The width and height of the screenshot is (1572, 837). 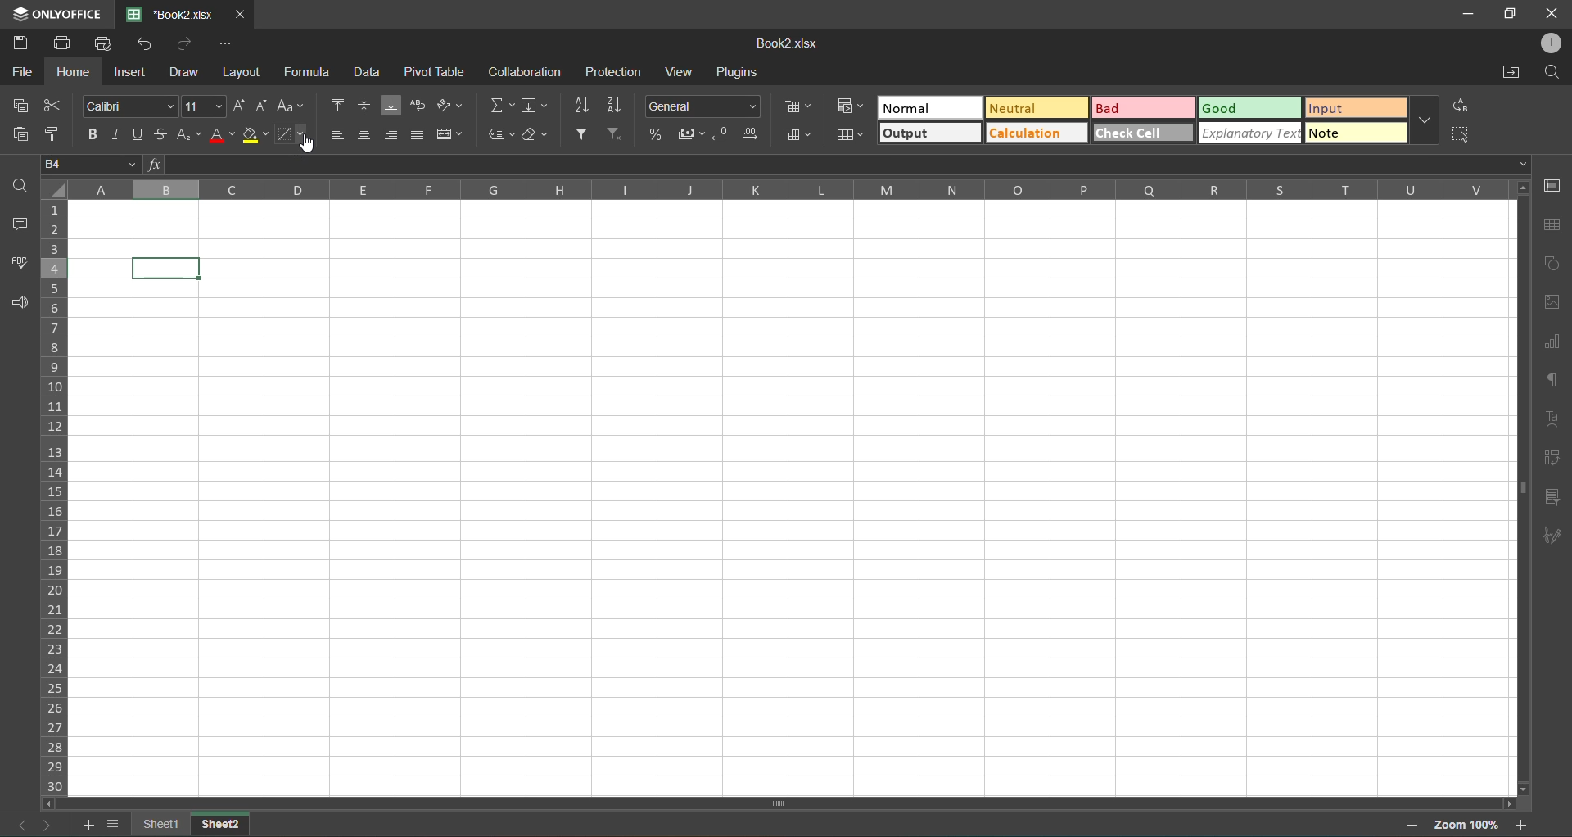 I want to click on MINIMISE, so click(x=1466, y=16).